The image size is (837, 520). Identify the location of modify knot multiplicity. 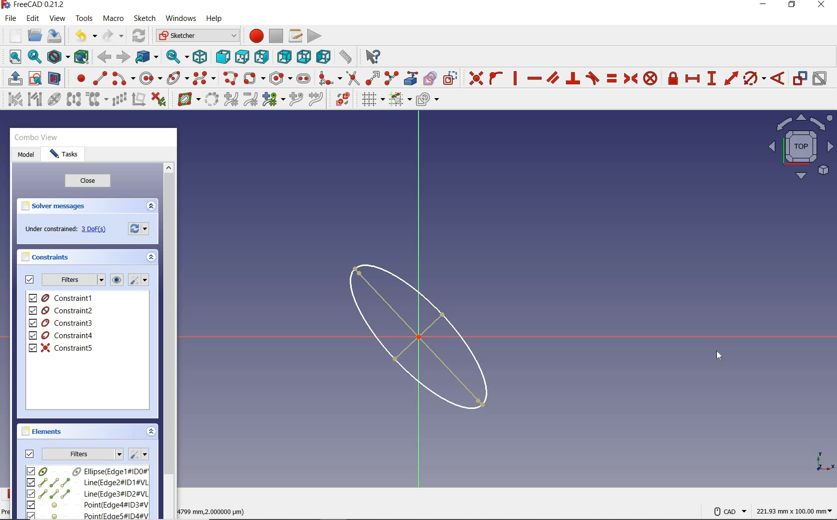
(273, 99).